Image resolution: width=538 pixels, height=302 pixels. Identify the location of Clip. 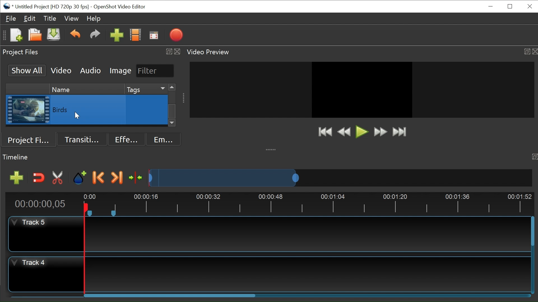
(28, 110).